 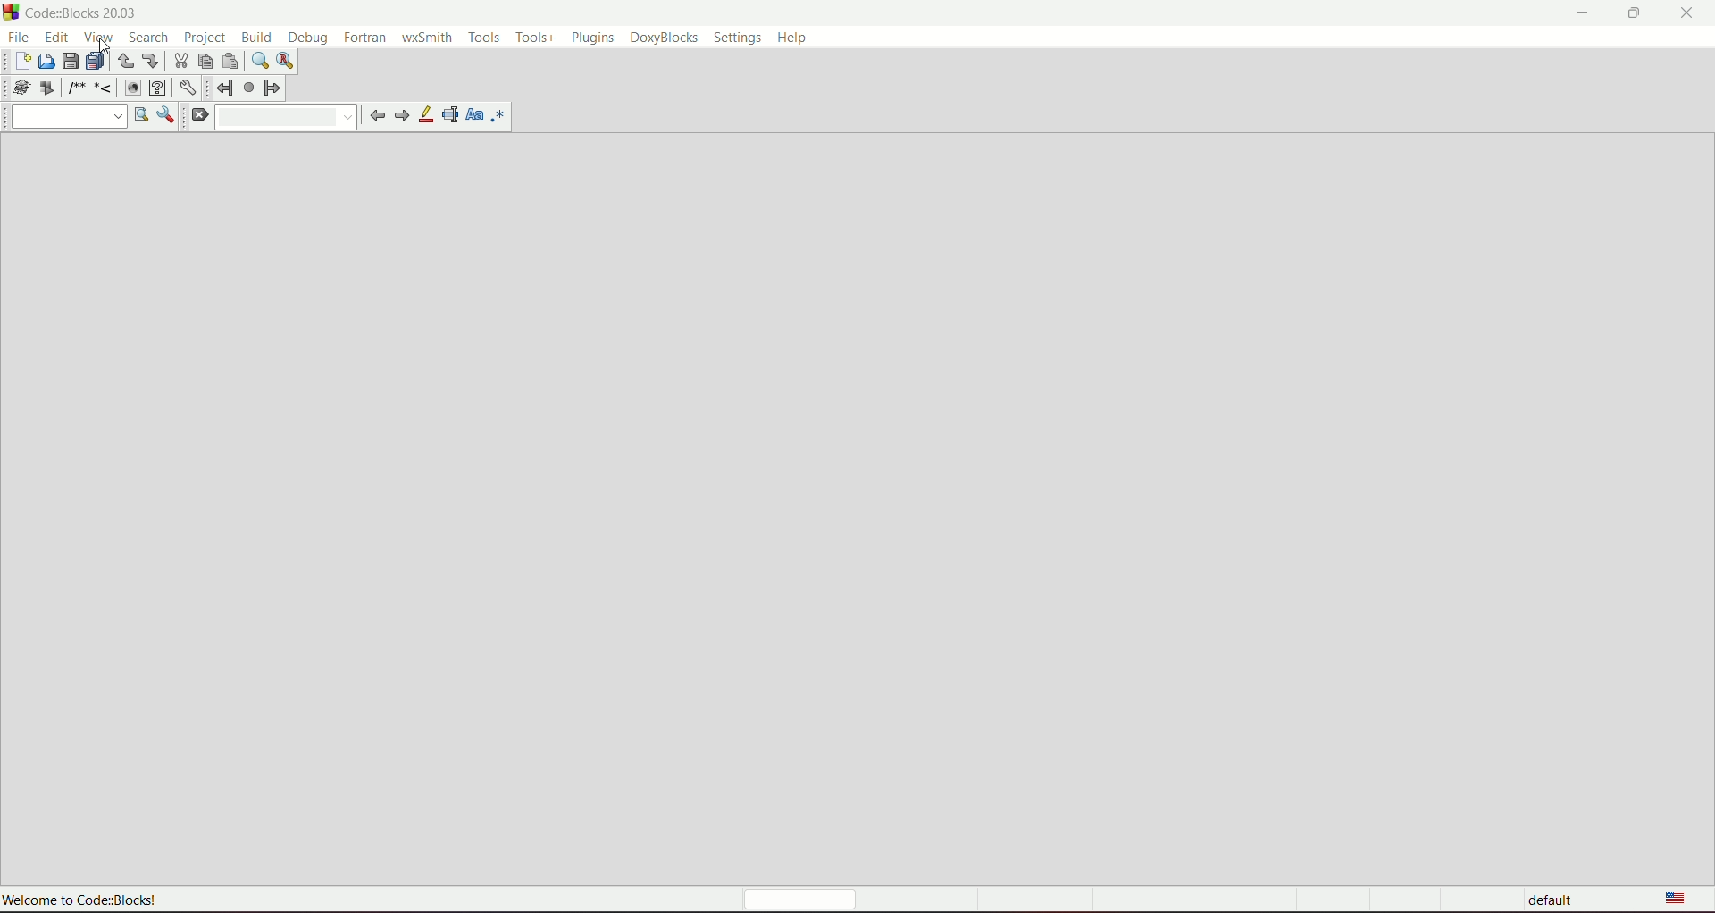 What do you see at coordinates (142, 115) in the screenshot?
I see `run search` at bounding box center [142, 115].